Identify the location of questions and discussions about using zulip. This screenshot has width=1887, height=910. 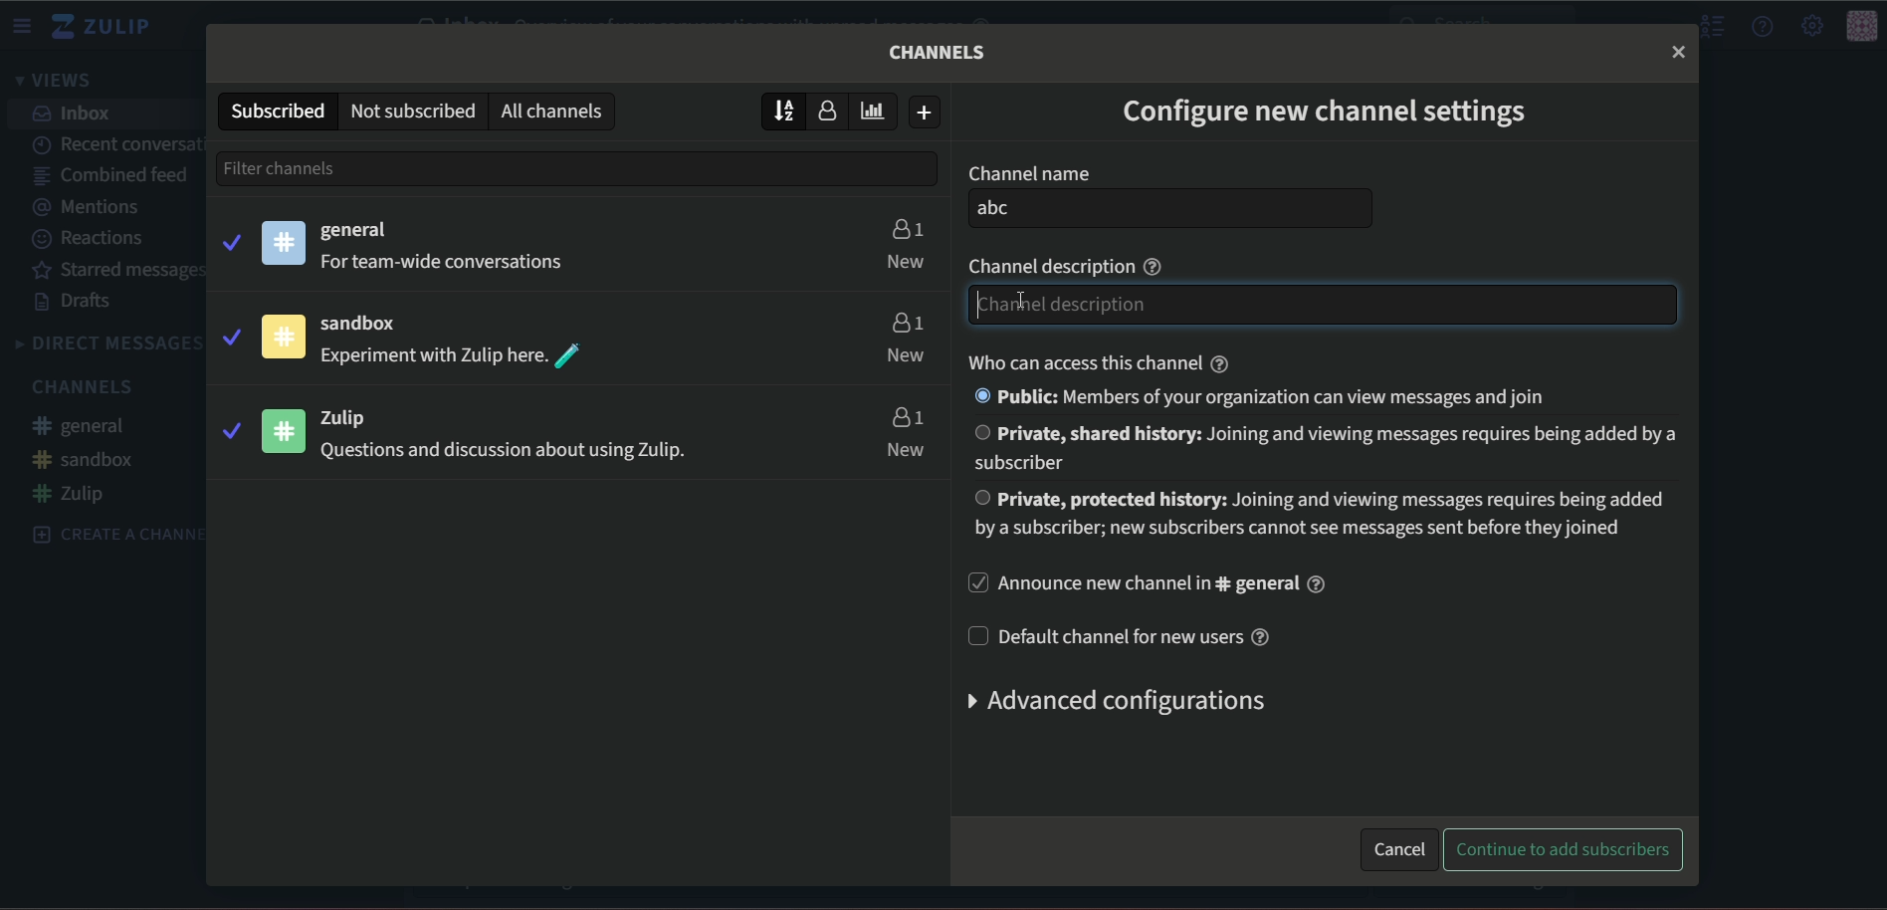
(499, 453).